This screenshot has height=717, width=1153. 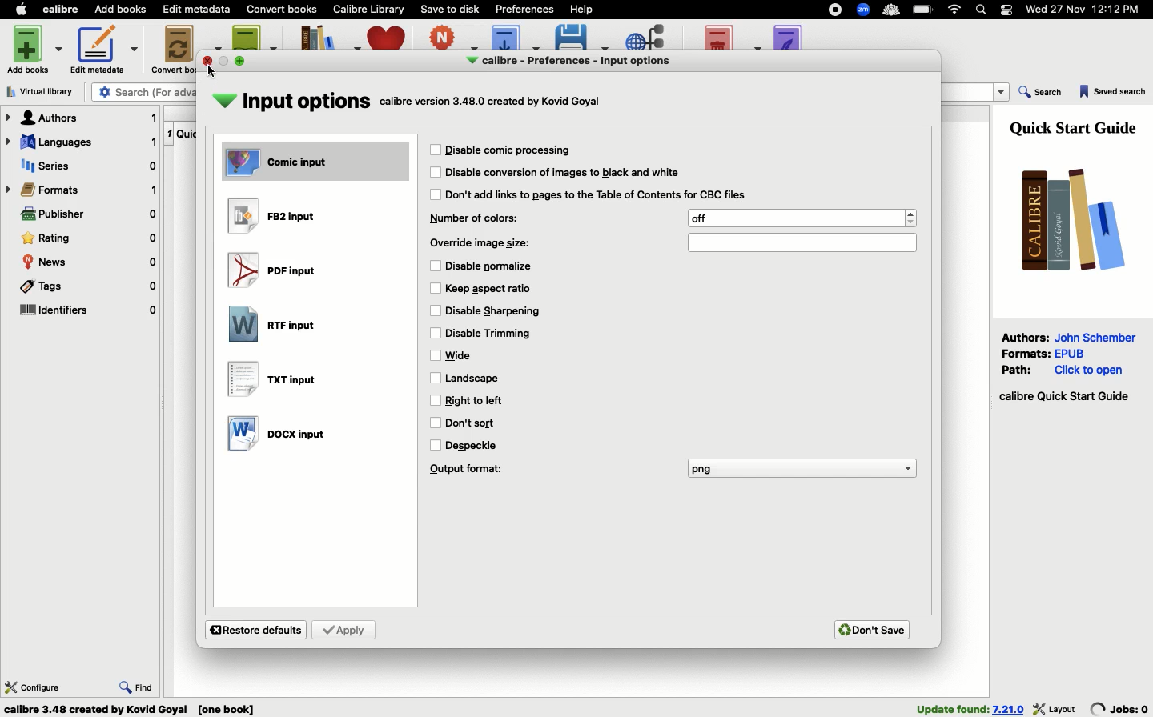 I want to click on Search bar, so click(x=982, y=10).